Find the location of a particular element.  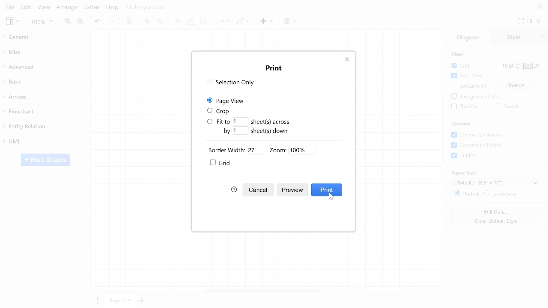

Help is located at coordinates (234, 190).